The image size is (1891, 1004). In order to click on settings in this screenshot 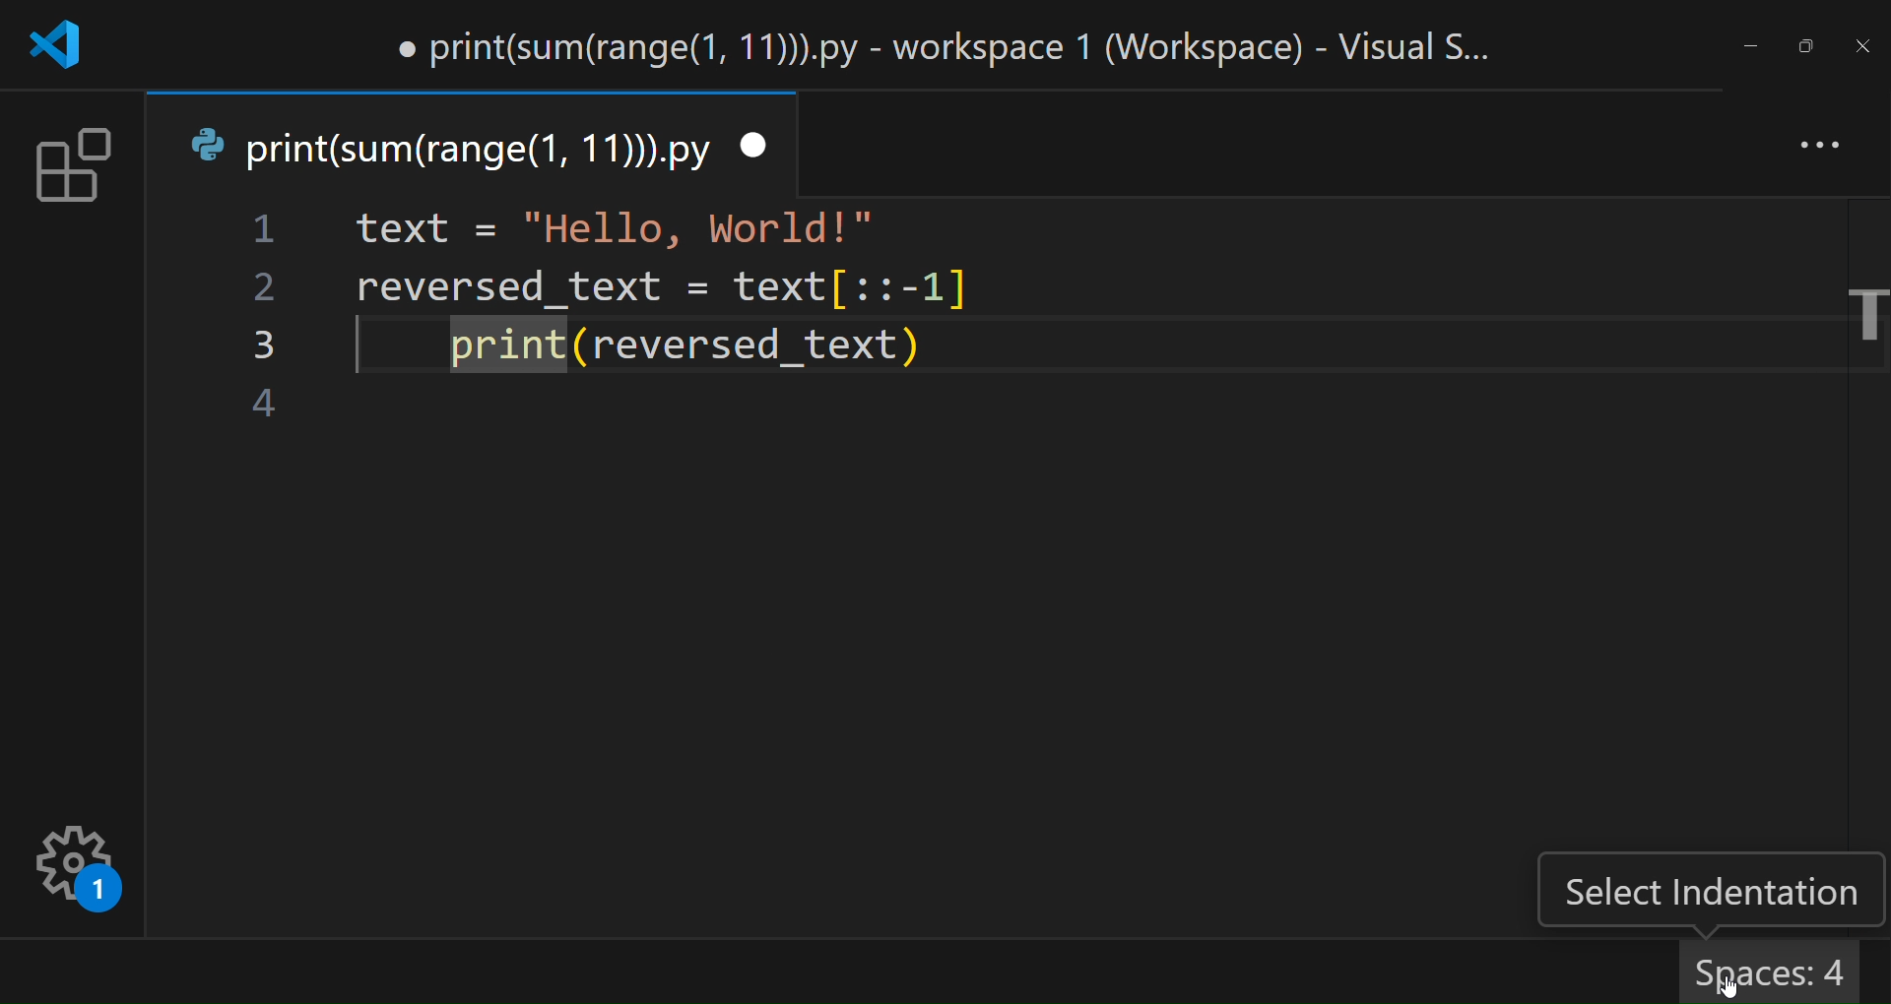, I will do `click(77, 871)`.